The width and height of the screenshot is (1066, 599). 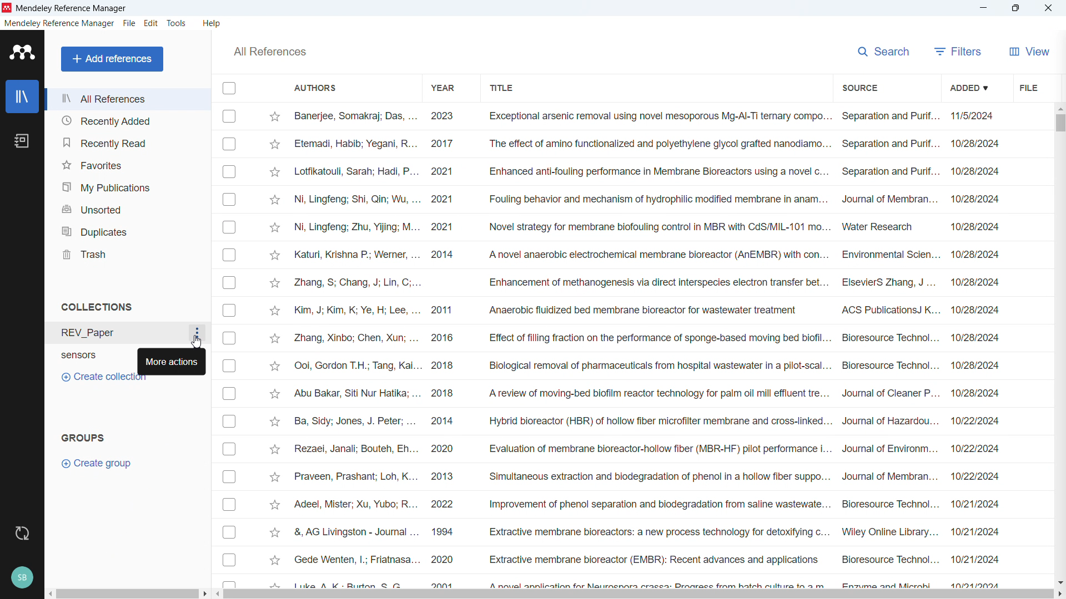 I want to click on Star mark respective publication, so click(x=274, y=560).